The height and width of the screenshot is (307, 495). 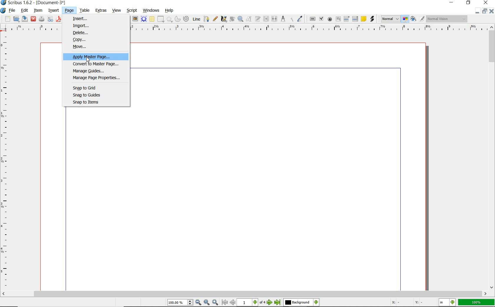 I want to click on view, so click(x=117, y=10).